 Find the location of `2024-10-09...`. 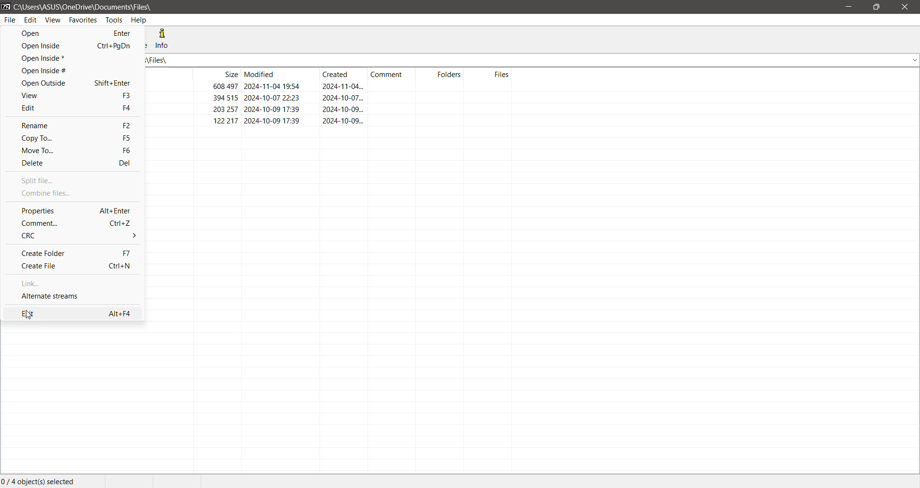

2024-10-09... is located at coordinates (344, 109).